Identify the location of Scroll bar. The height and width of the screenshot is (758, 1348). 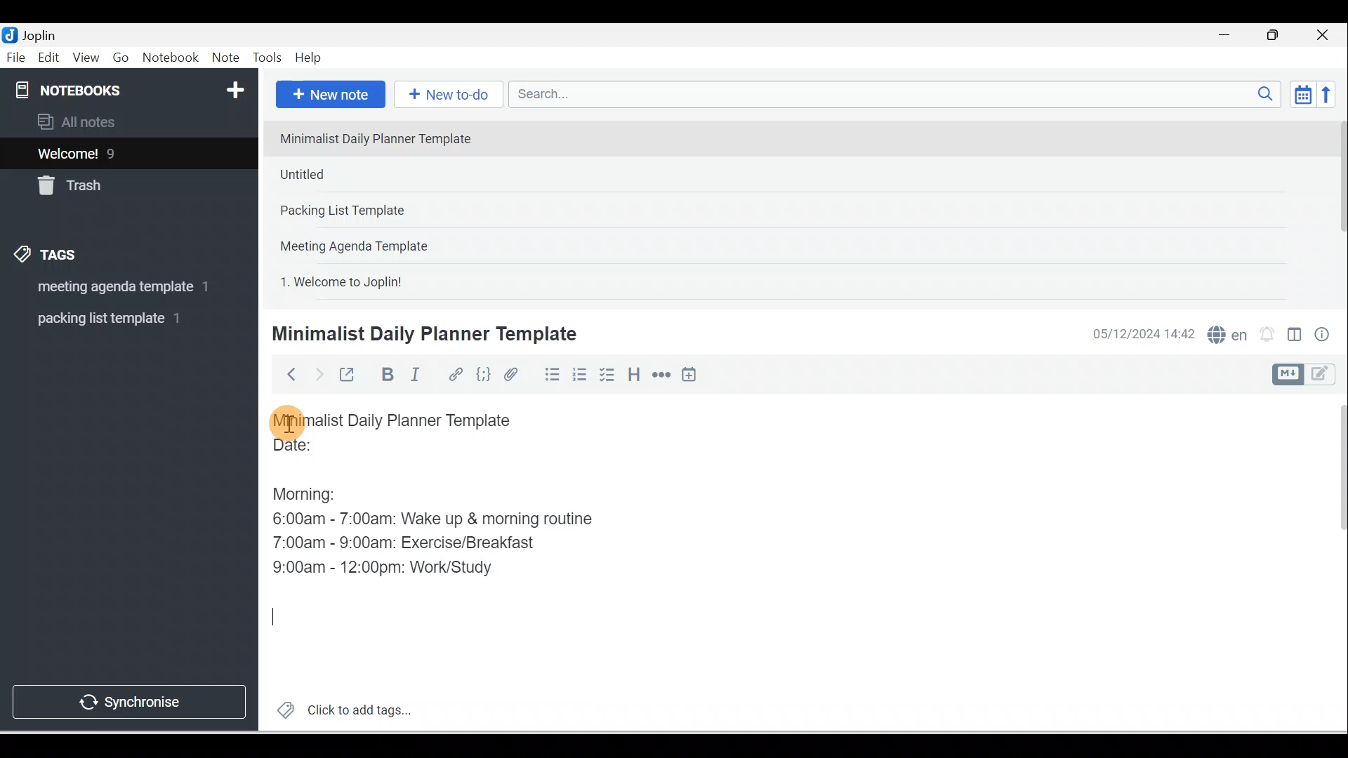
(1333, 563).